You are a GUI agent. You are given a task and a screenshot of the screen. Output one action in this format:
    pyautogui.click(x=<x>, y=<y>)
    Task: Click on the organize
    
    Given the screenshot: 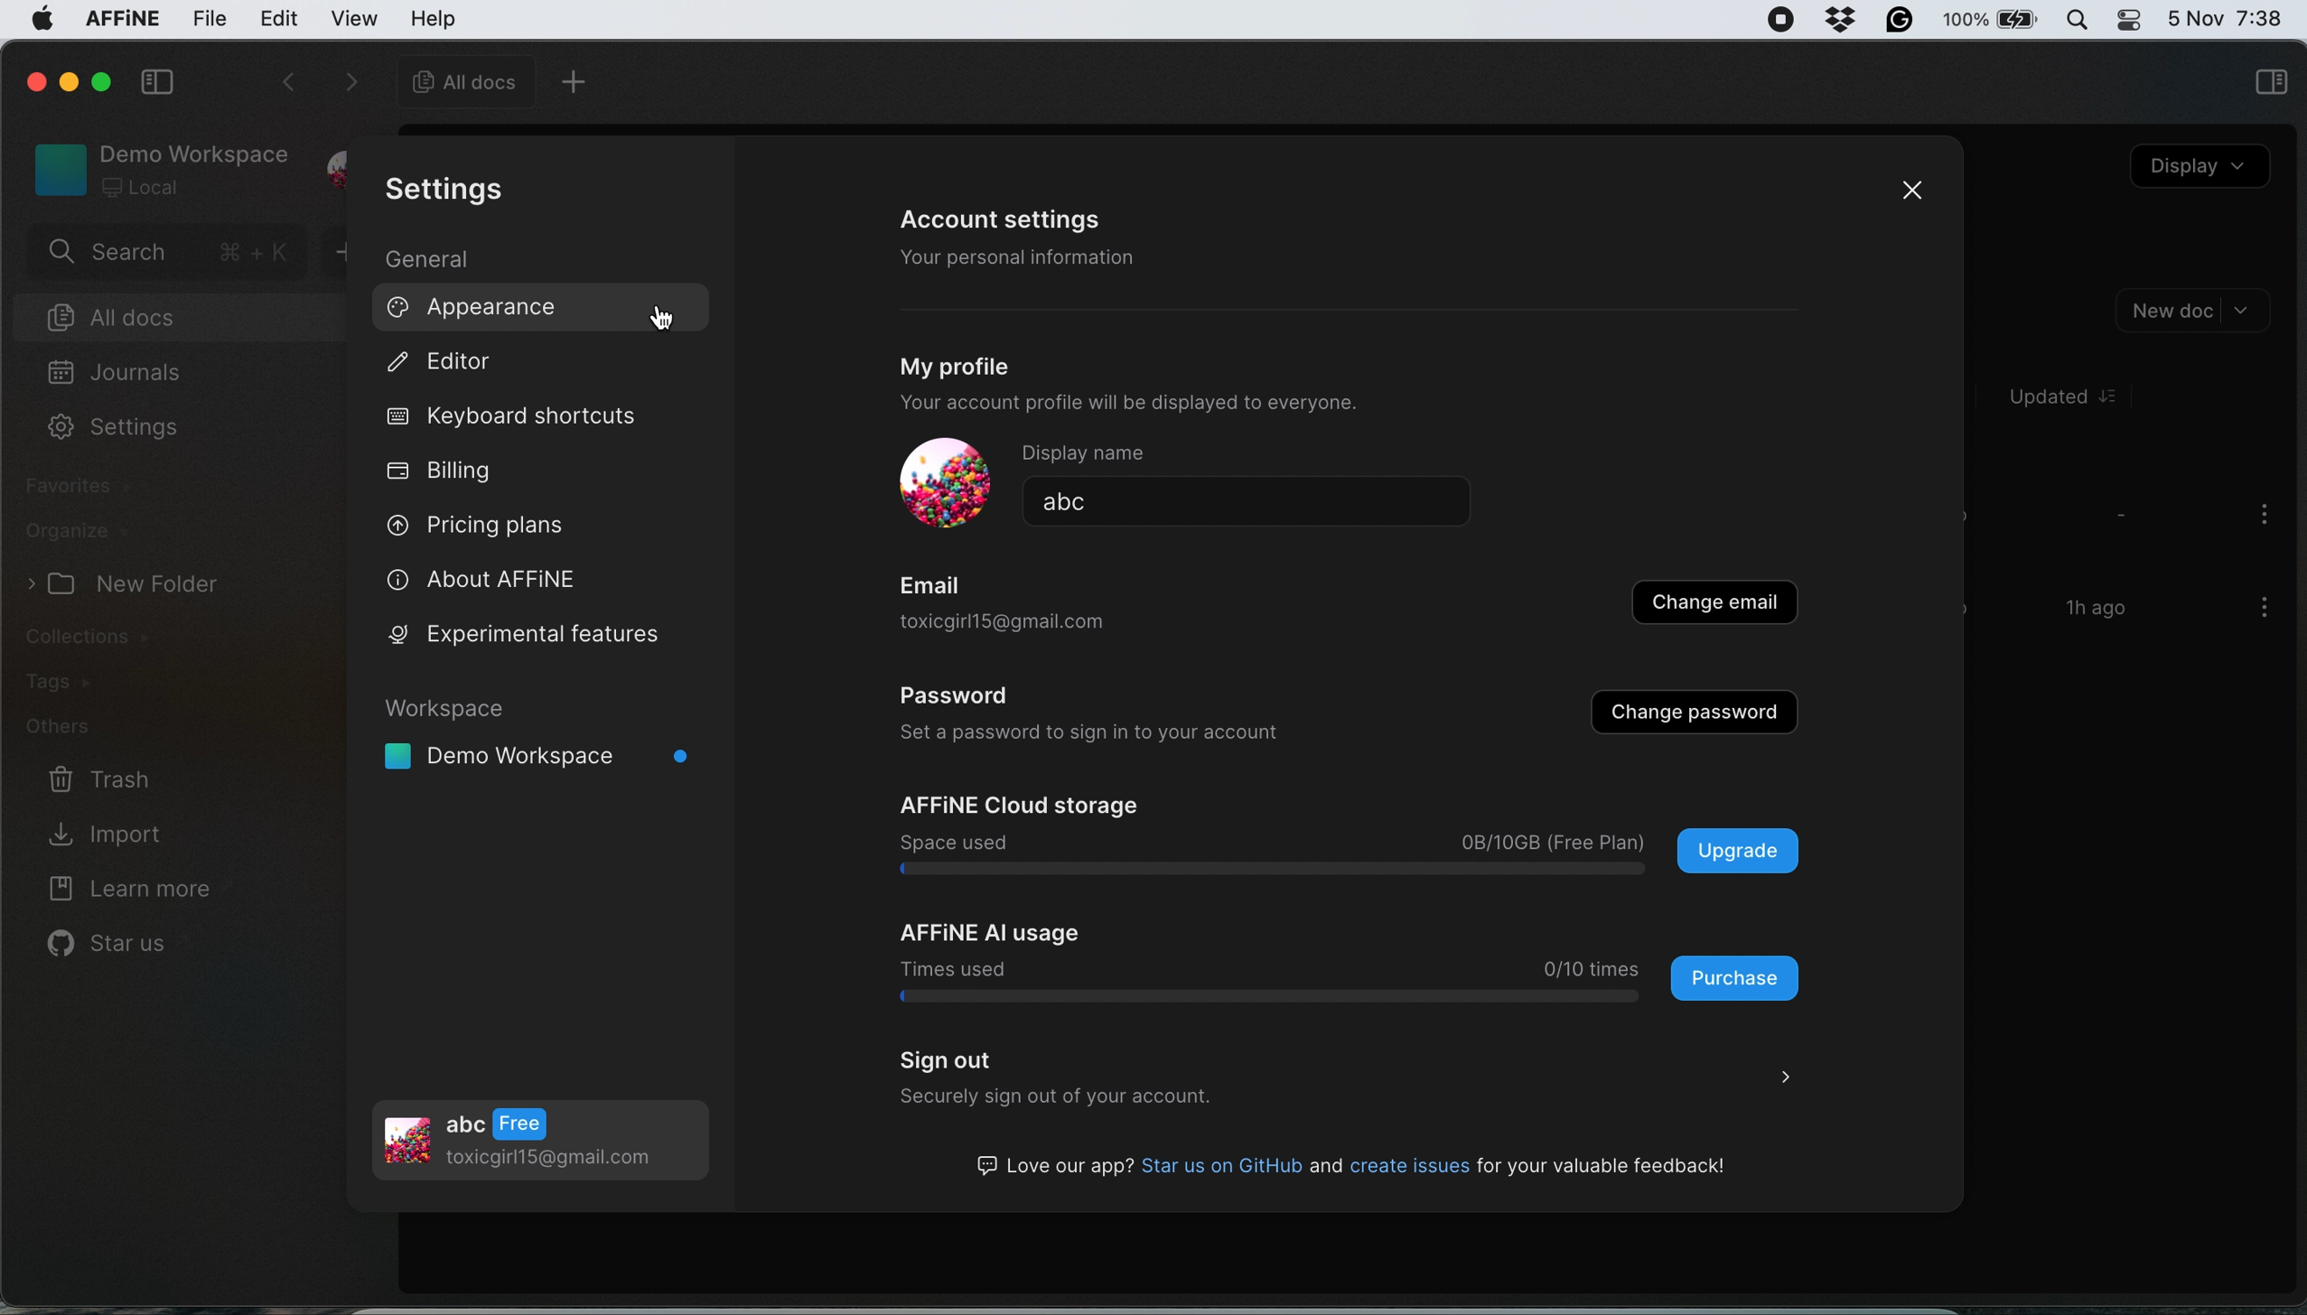 What is the action you would take?
    pyautogui.click(x=76, y=531)
    